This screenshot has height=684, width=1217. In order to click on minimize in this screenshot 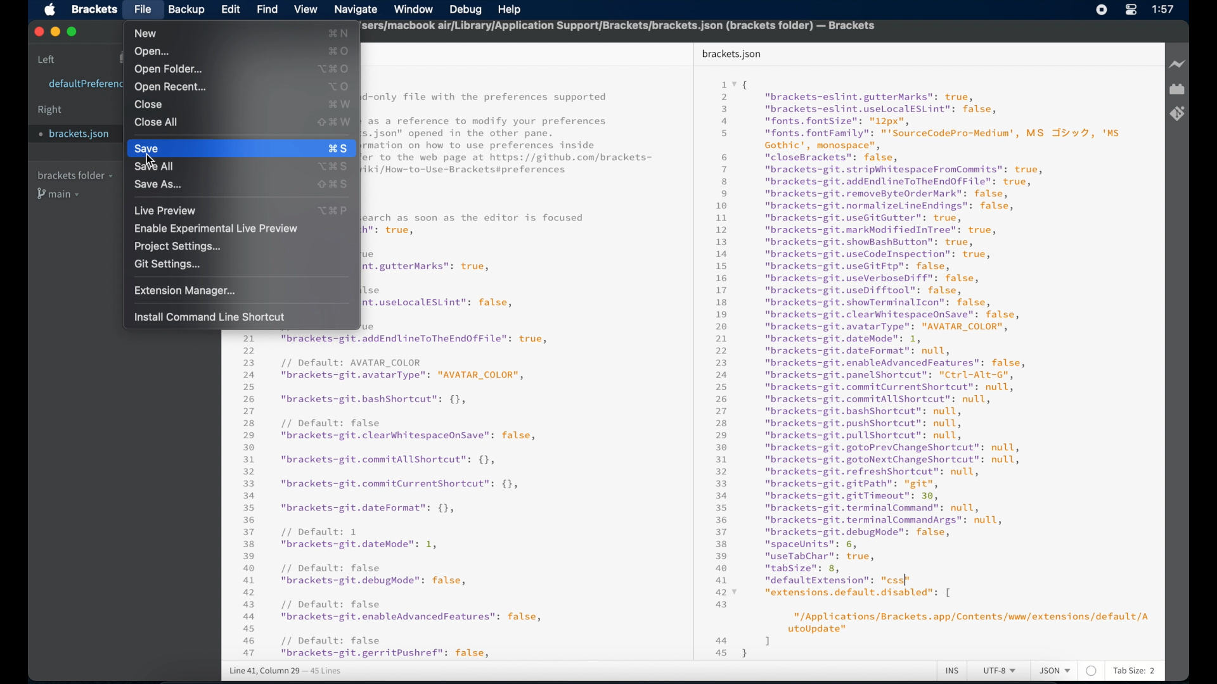, I will do `click(55, 32)`.